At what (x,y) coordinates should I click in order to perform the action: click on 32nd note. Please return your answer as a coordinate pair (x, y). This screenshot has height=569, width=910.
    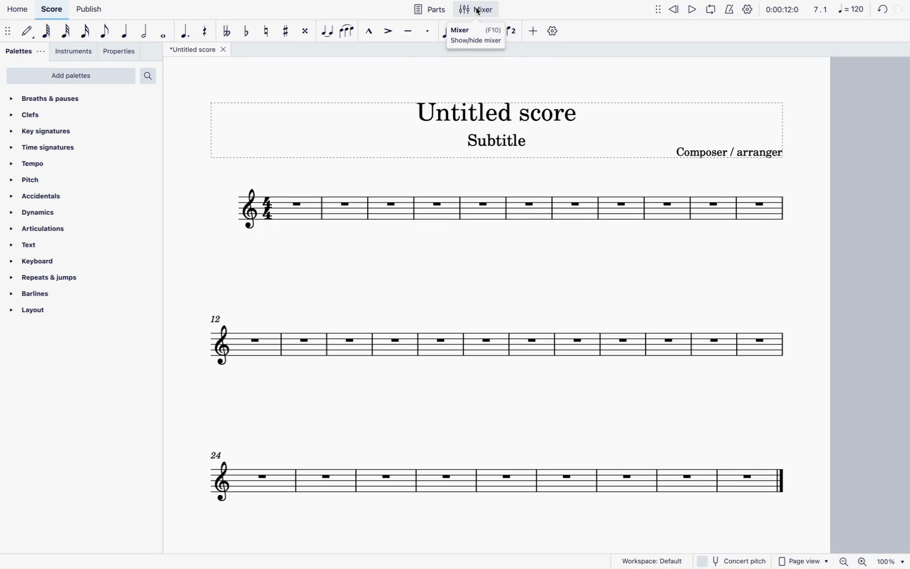
    Looking at the image, I should click on (67, 32).